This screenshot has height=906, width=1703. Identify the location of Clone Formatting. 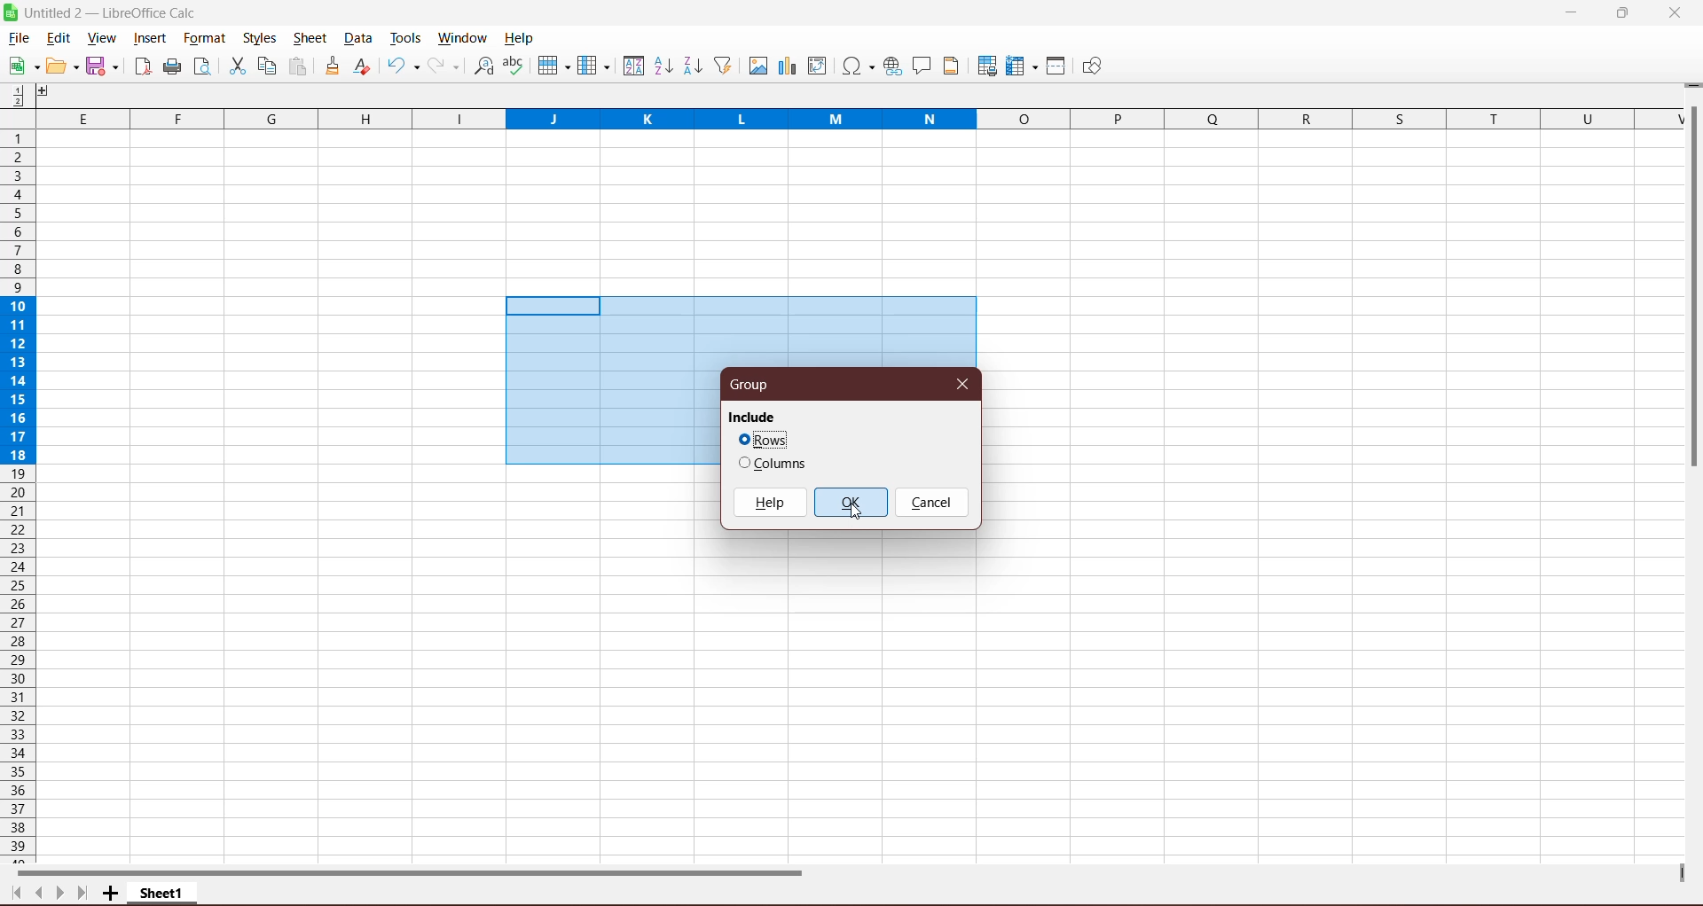
(334, 66).